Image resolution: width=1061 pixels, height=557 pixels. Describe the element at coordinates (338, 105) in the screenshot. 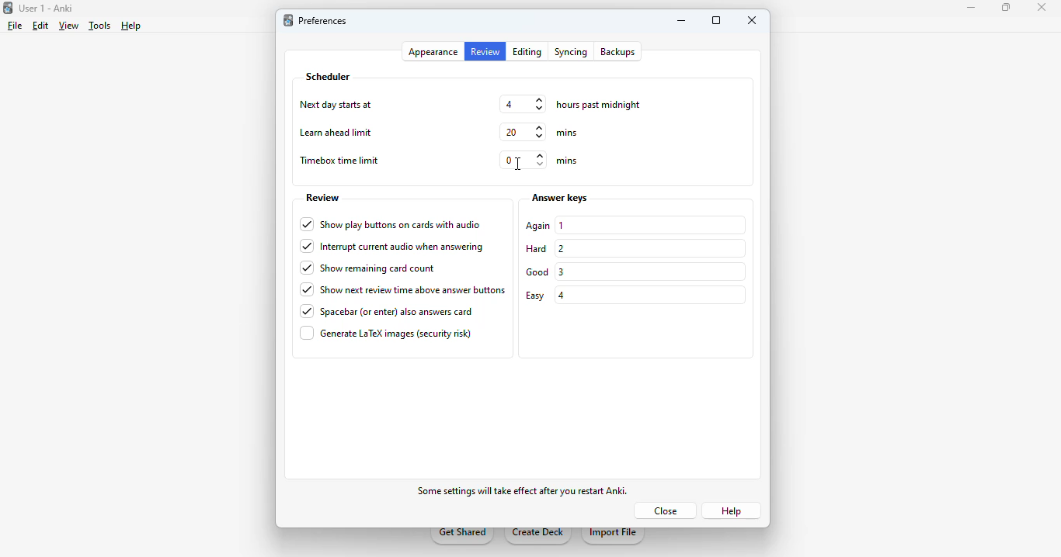

I see `next day starts at` at that location.